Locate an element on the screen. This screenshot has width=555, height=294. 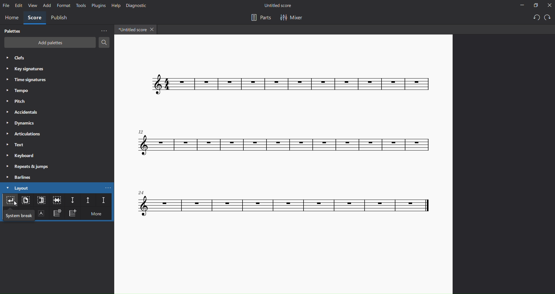
score is located at coordinates (35, 18).